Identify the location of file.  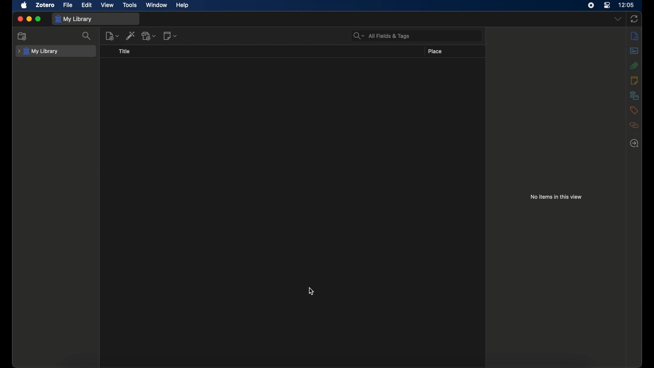
(67, 5).